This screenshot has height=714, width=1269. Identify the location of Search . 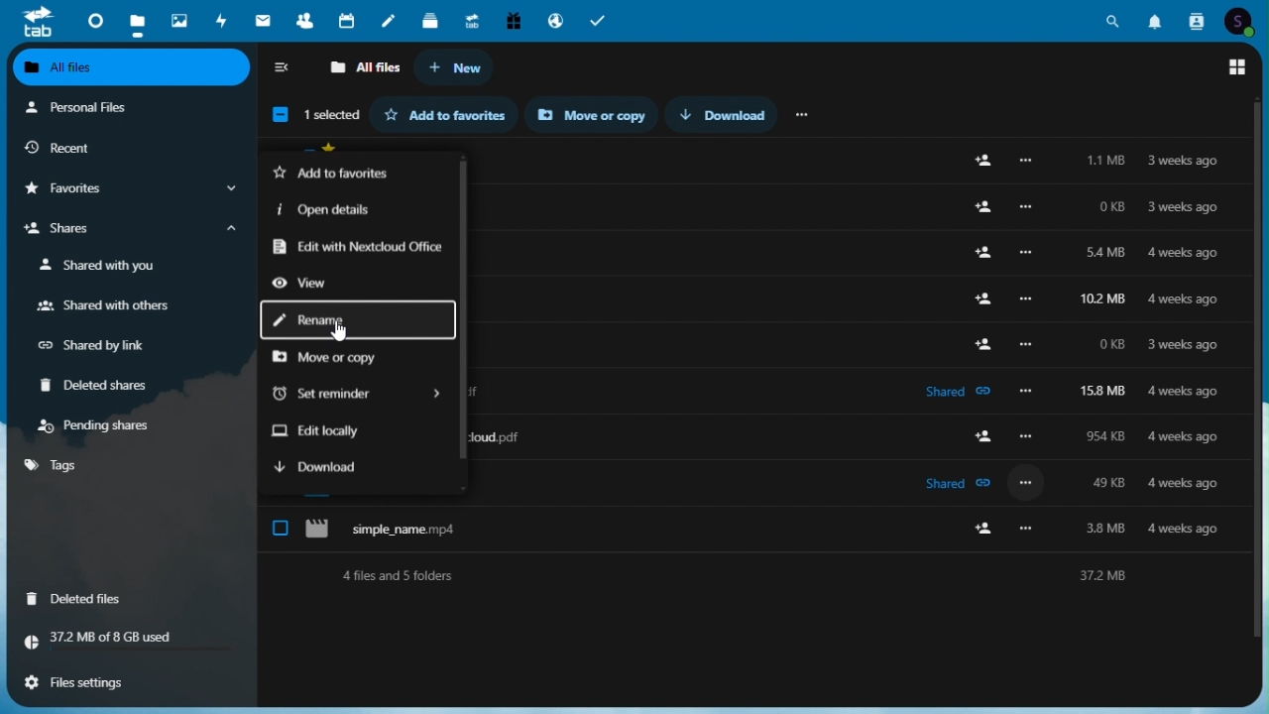
(1113, 18).